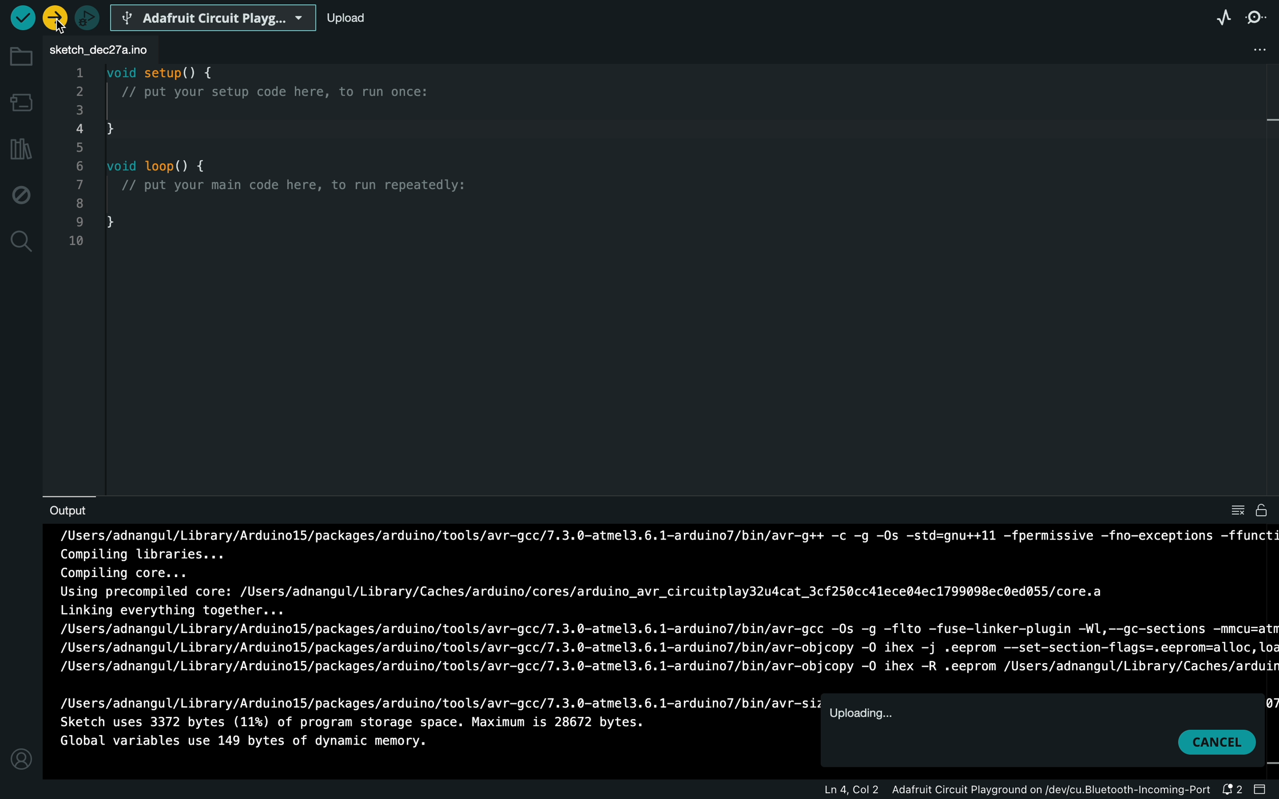 Image resolution: width=1279 pixels, height=799 pixels. I want to click on output, so click(65, 511).